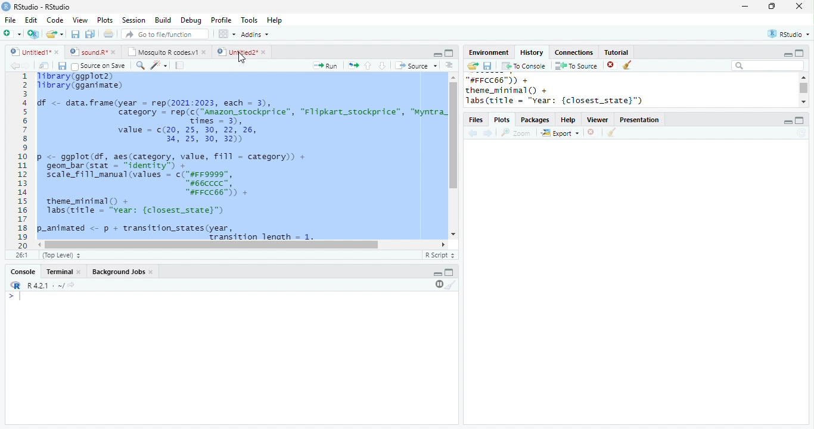  What do you see at coordinates (191, 21) in the screenshot?
I see `Debug` at bounding box center [191, 21].